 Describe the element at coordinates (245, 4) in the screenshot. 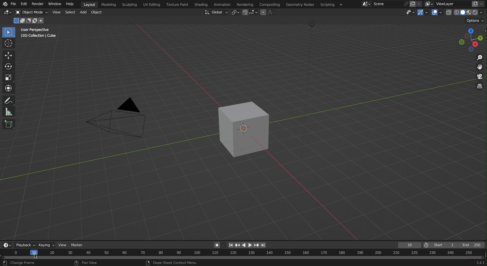

I see `Rendering` at that location.